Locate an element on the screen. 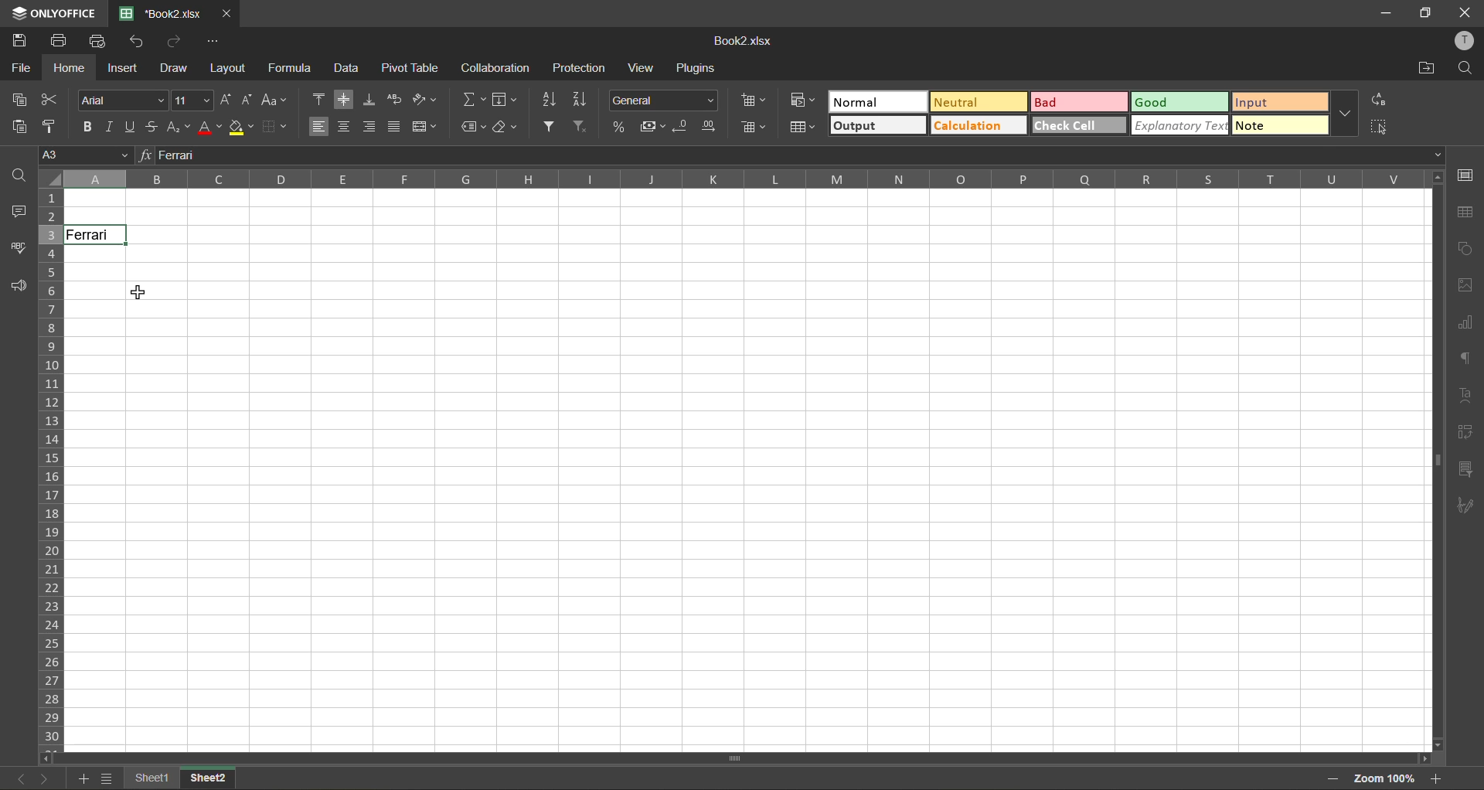 The image size is (1484, 790). align center is located at coordinates (345, 127).